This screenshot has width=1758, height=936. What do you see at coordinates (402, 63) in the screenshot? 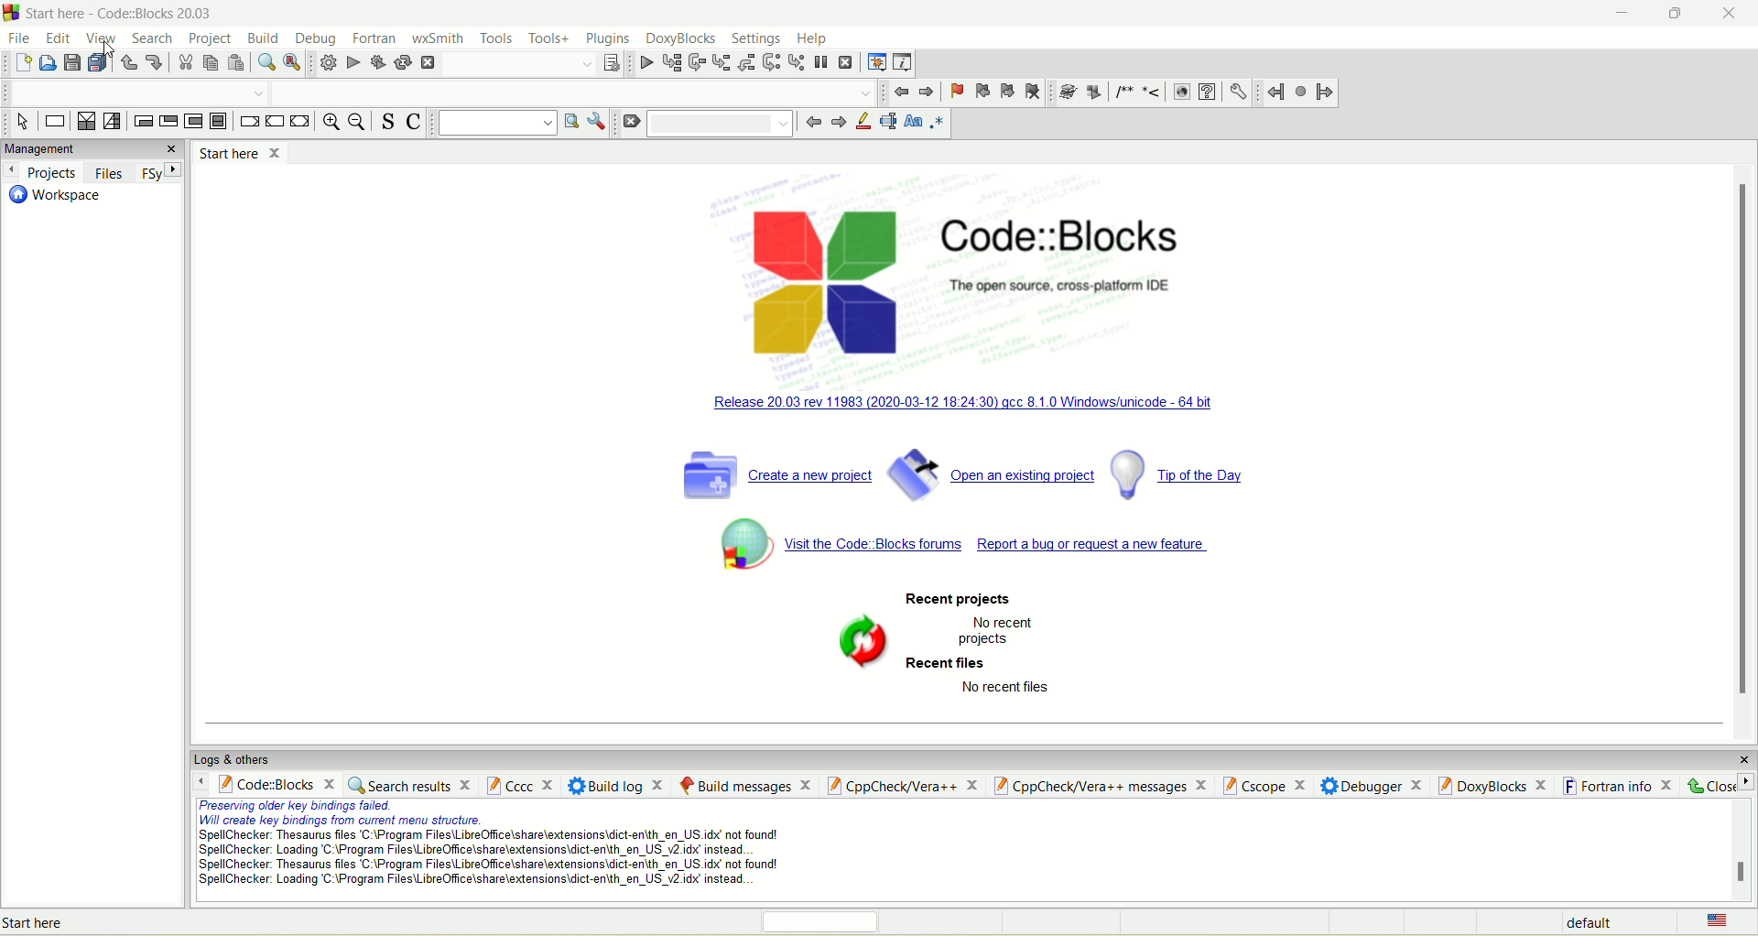
I see `rebuild` at bounding box center [402, 63].